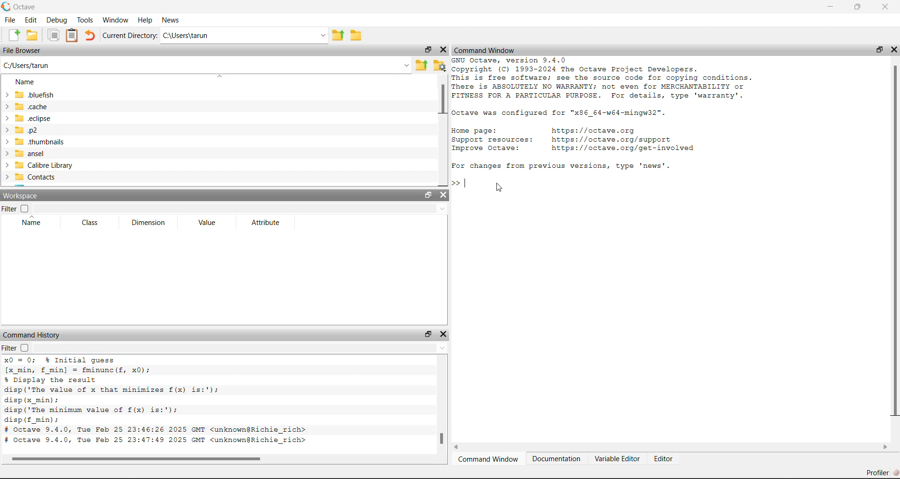 This screenshot has width=900, height=479. Describe the element at coordinates (443, 349) in the screenshot. I see `Up` at that location.